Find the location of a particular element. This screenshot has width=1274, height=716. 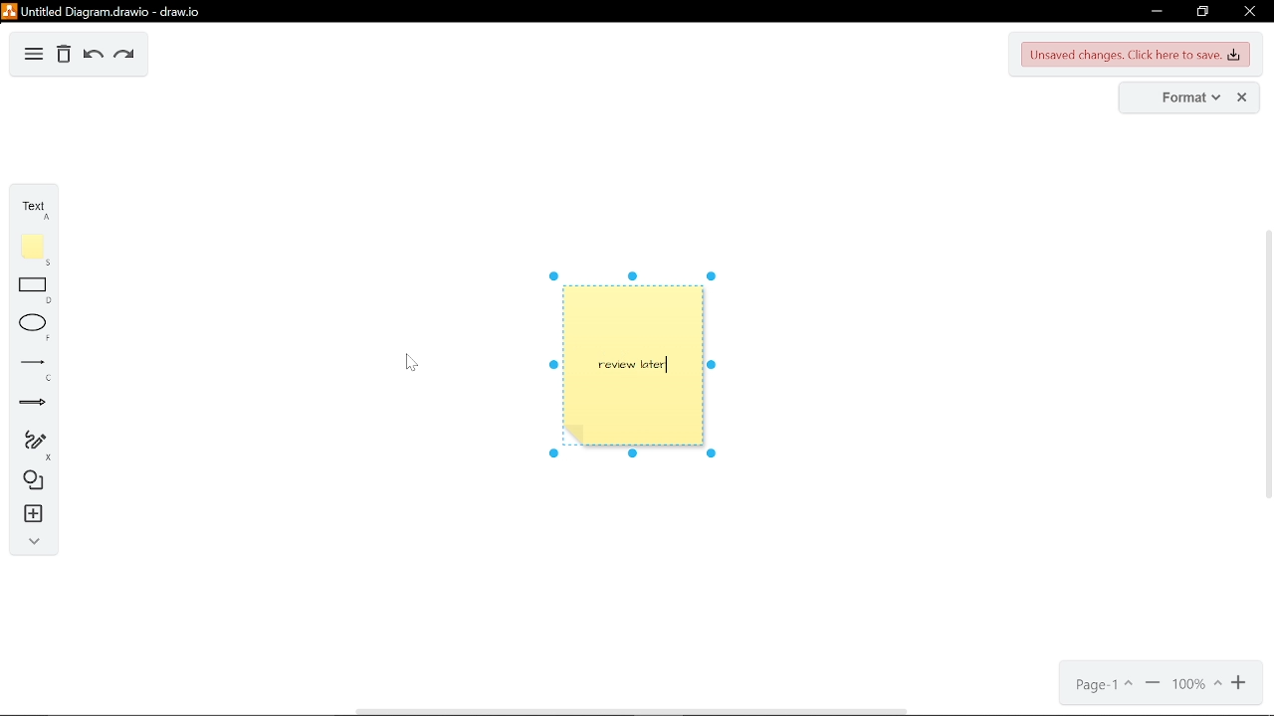

redo is located at coordinates (123, 57).